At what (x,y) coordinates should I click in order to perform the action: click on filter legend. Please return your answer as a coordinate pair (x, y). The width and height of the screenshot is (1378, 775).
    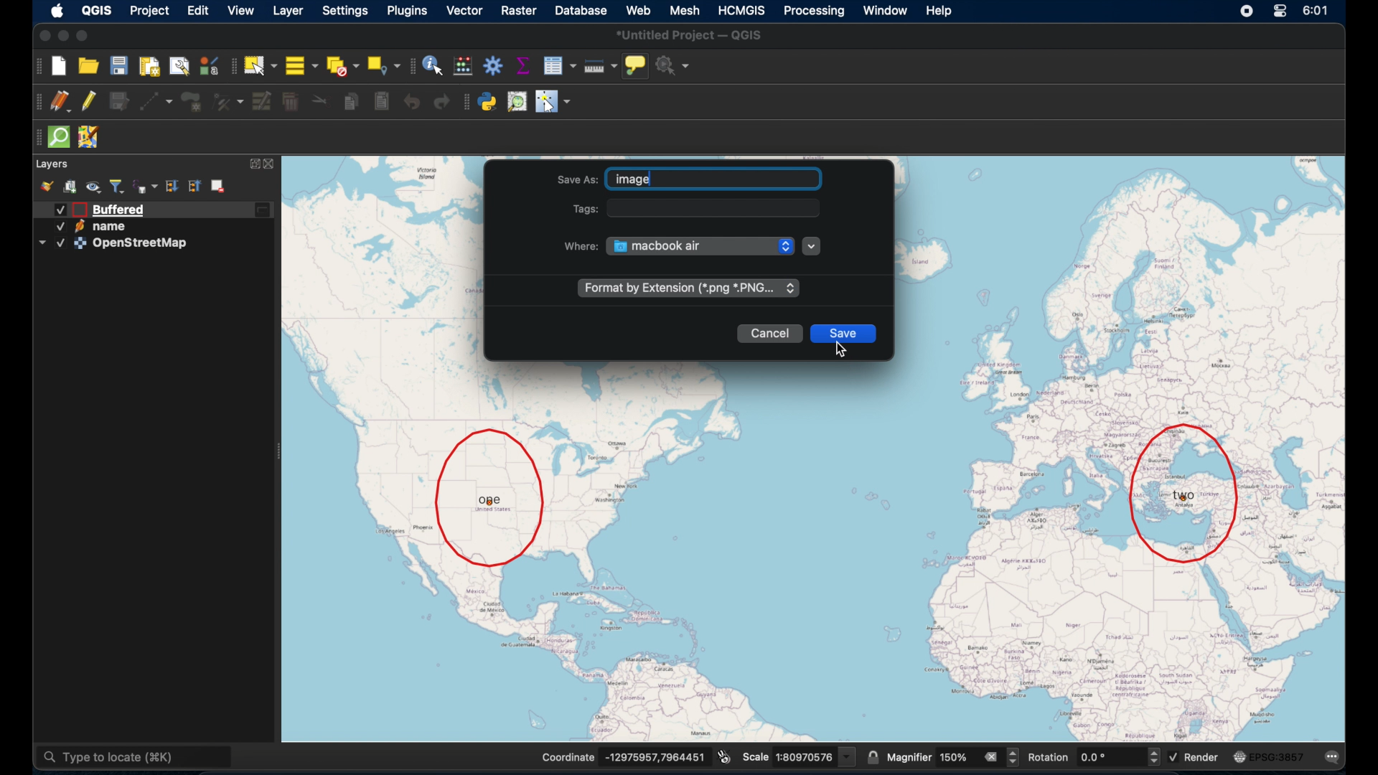
    Looking at the image, I should click on (119, 184).